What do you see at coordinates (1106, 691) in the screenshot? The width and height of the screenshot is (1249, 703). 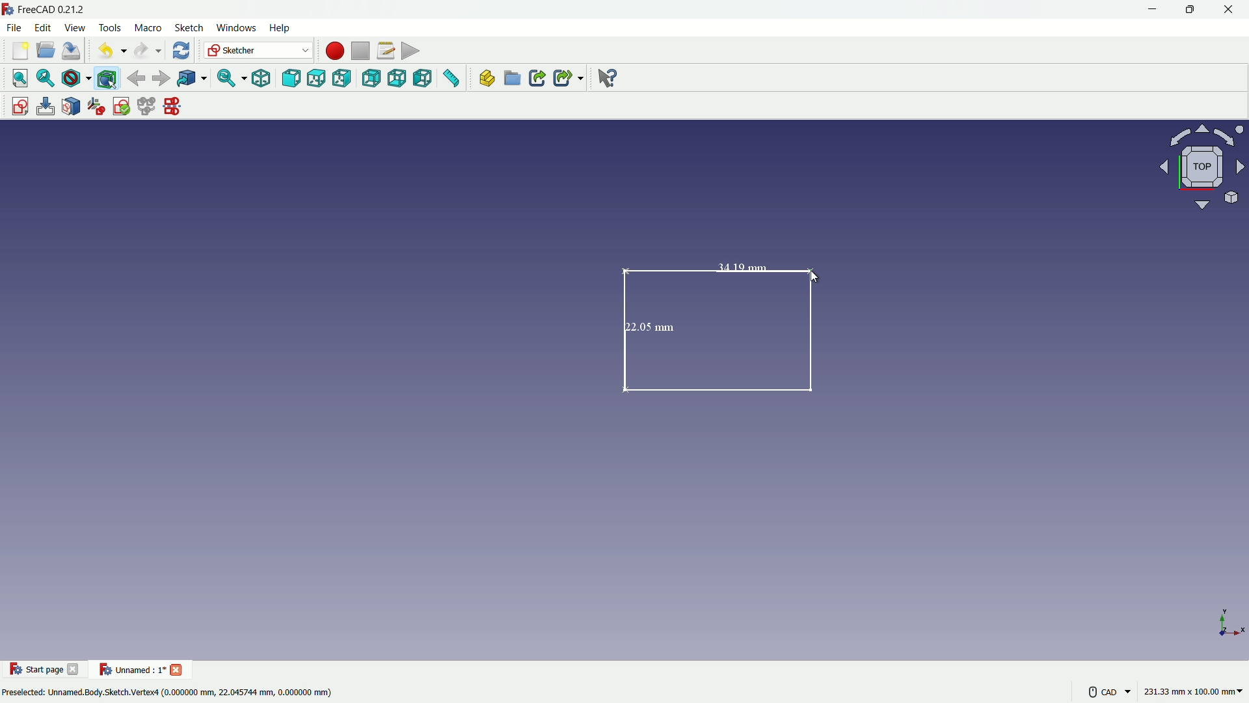 I see `more settings` at bounding box center [1106, 691].